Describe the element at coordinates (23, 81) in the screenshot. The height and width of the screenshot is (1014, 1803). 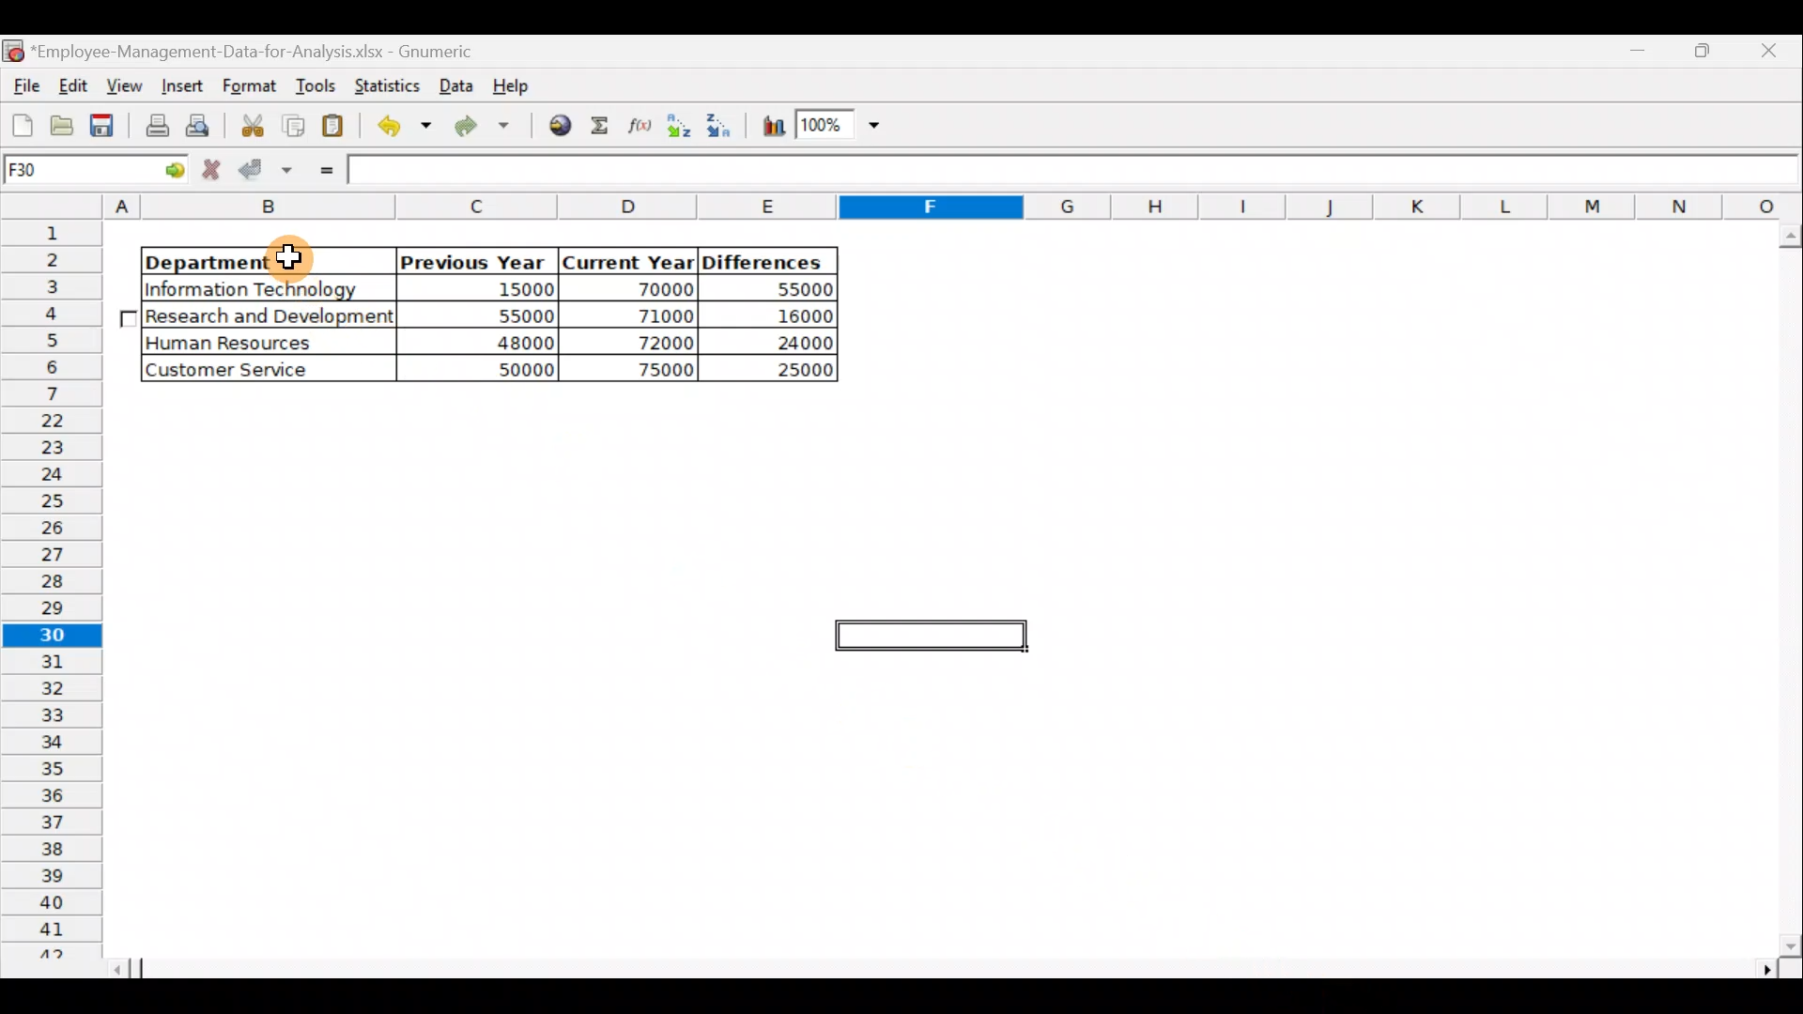
I see `File` at that location.